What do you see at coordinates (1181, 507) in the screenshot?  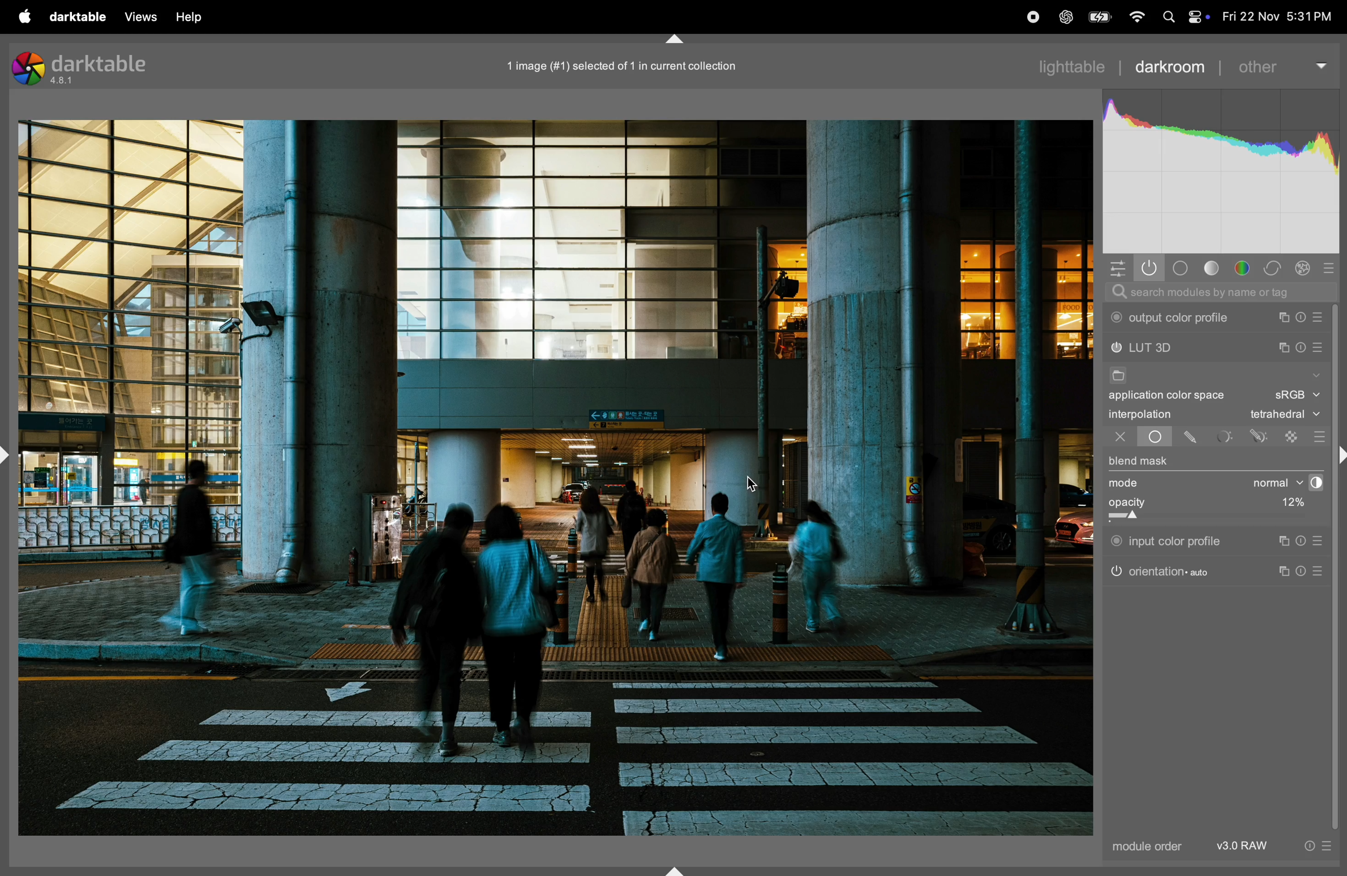 I see `opacity` at bounding box center [1181, 507].